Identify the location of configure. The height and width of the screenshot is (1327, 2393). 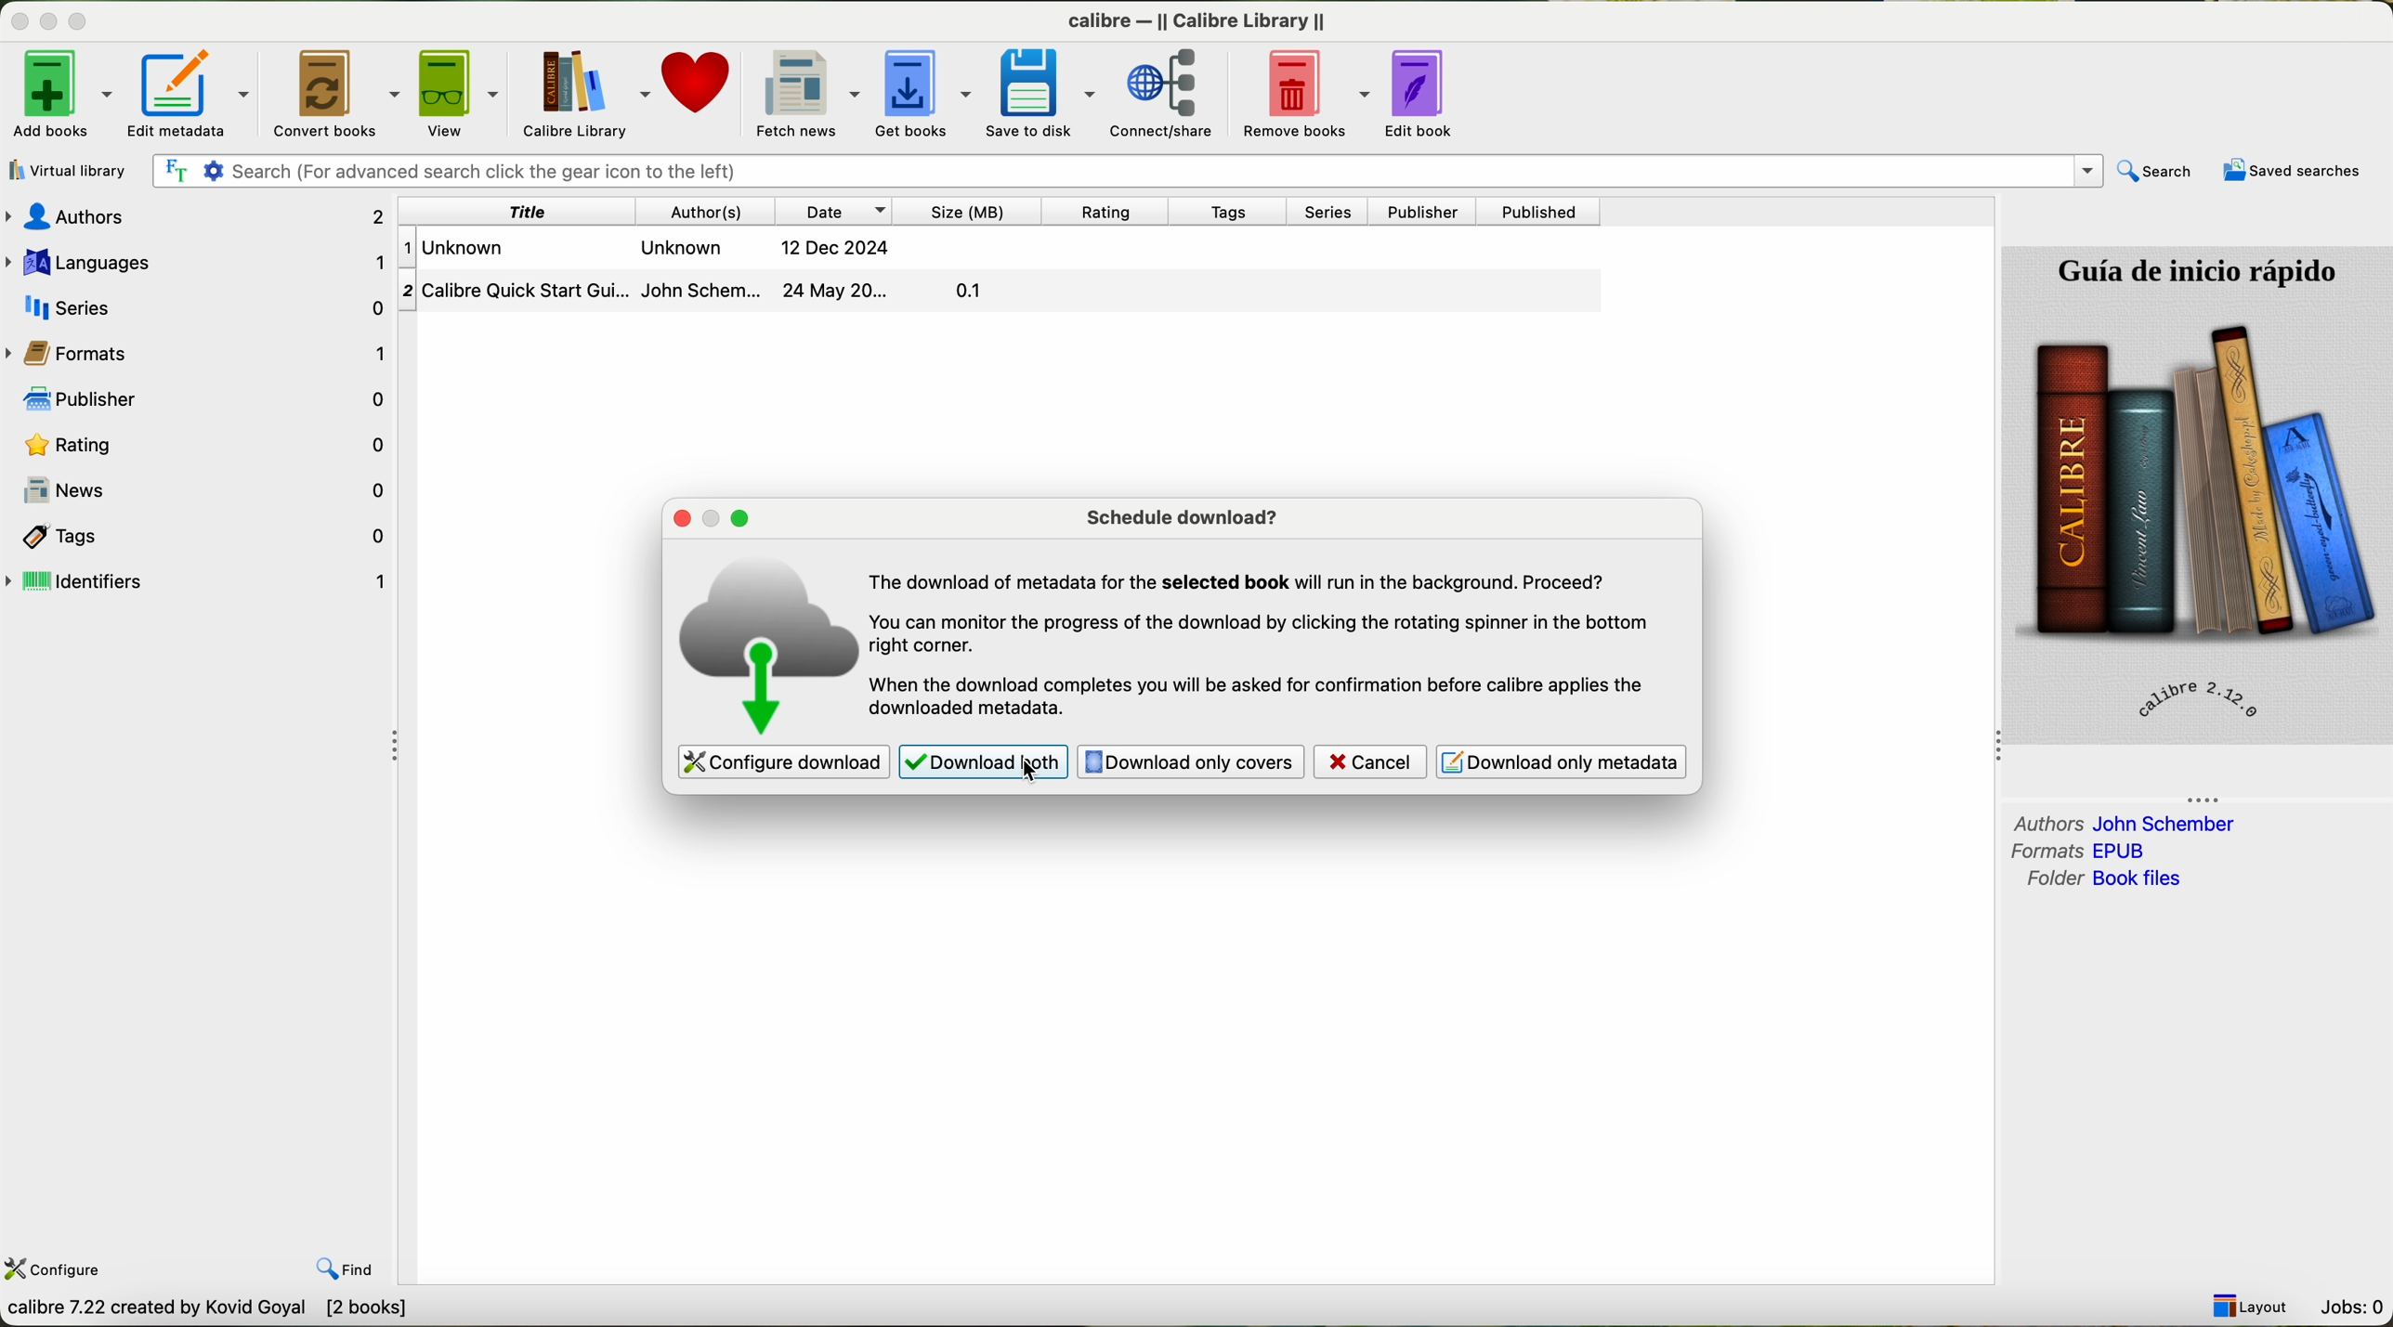
(56, 1272).